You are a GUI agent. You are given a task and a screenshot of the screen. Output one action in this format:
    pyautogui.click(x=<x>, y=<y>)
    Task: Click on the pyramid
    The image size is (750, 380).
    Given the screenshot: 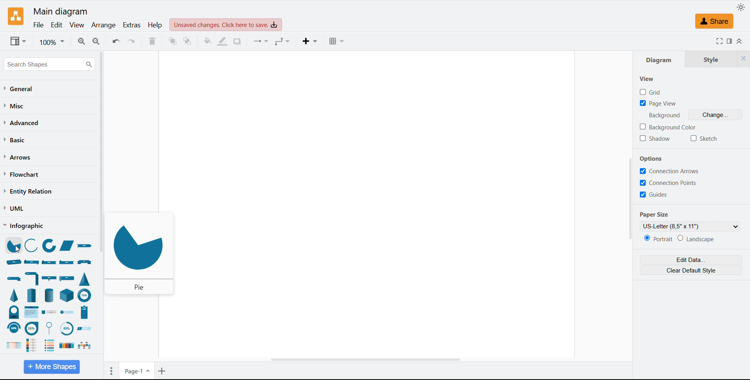 What is the action you would take?
    pyautogui.click(x=14, y=297)
    